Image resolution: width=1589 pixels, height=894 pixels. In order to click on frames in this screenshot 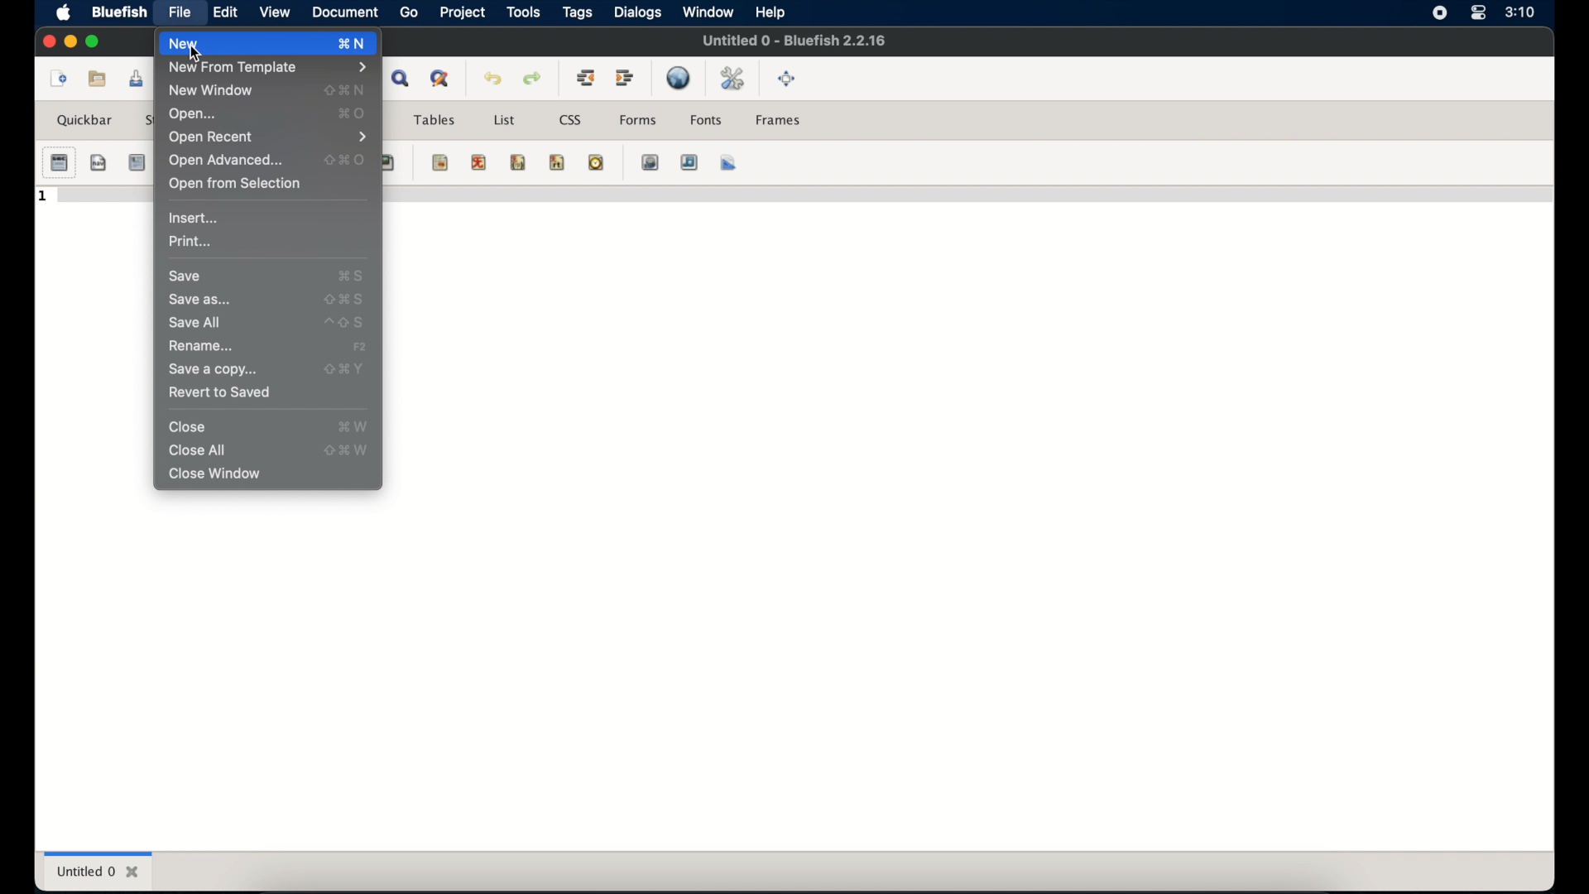, I will do `click(780, 120)`.